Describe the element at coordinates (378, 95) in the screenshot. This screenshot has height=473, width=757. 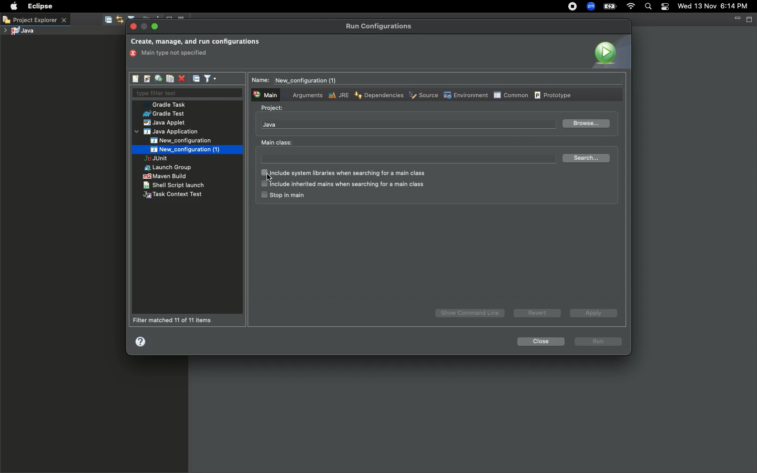
I see `Dependencies` at that location.